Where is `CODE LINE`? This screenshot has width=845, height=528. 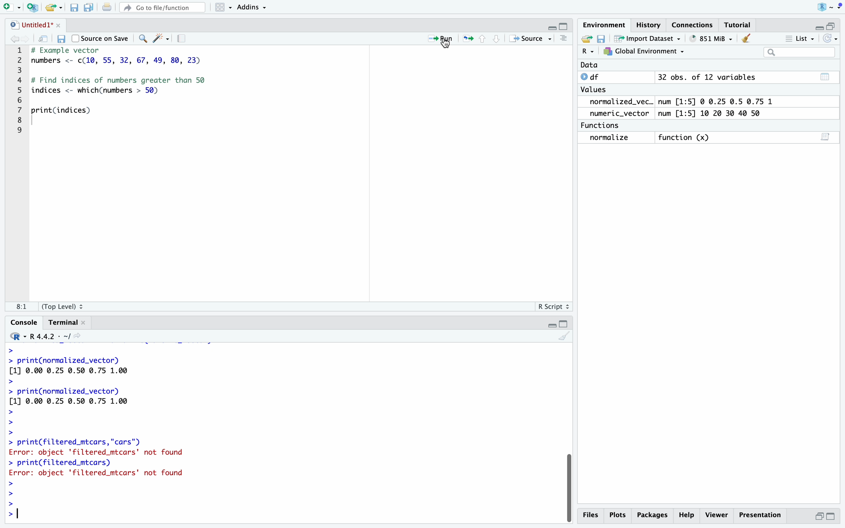
CODE LINE is located at coordinates (21, 89).